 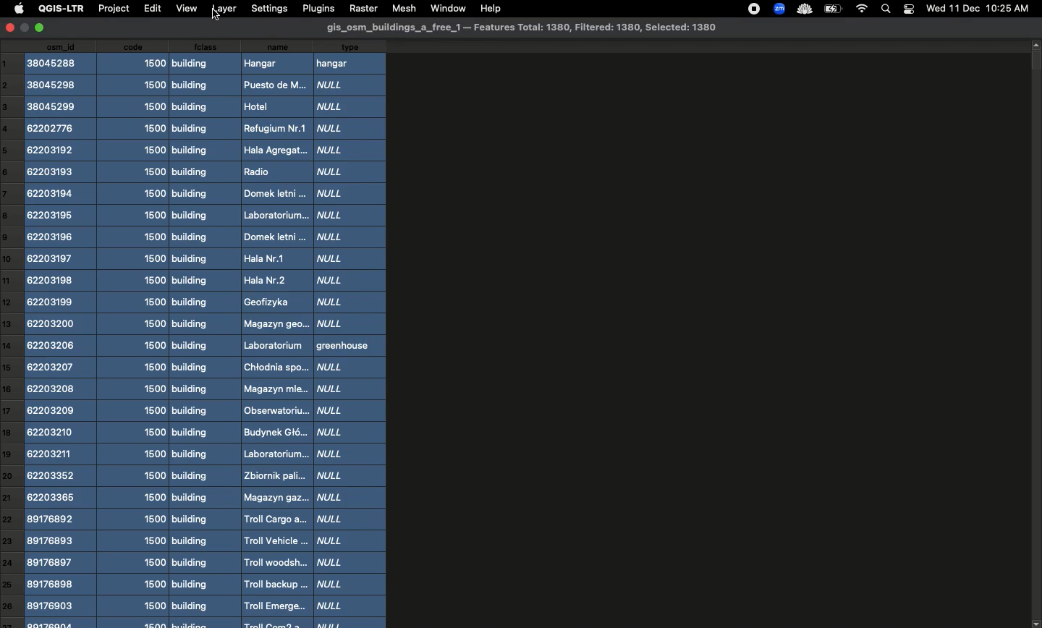 I want to click on Mesh, so click(x=402, y=8).